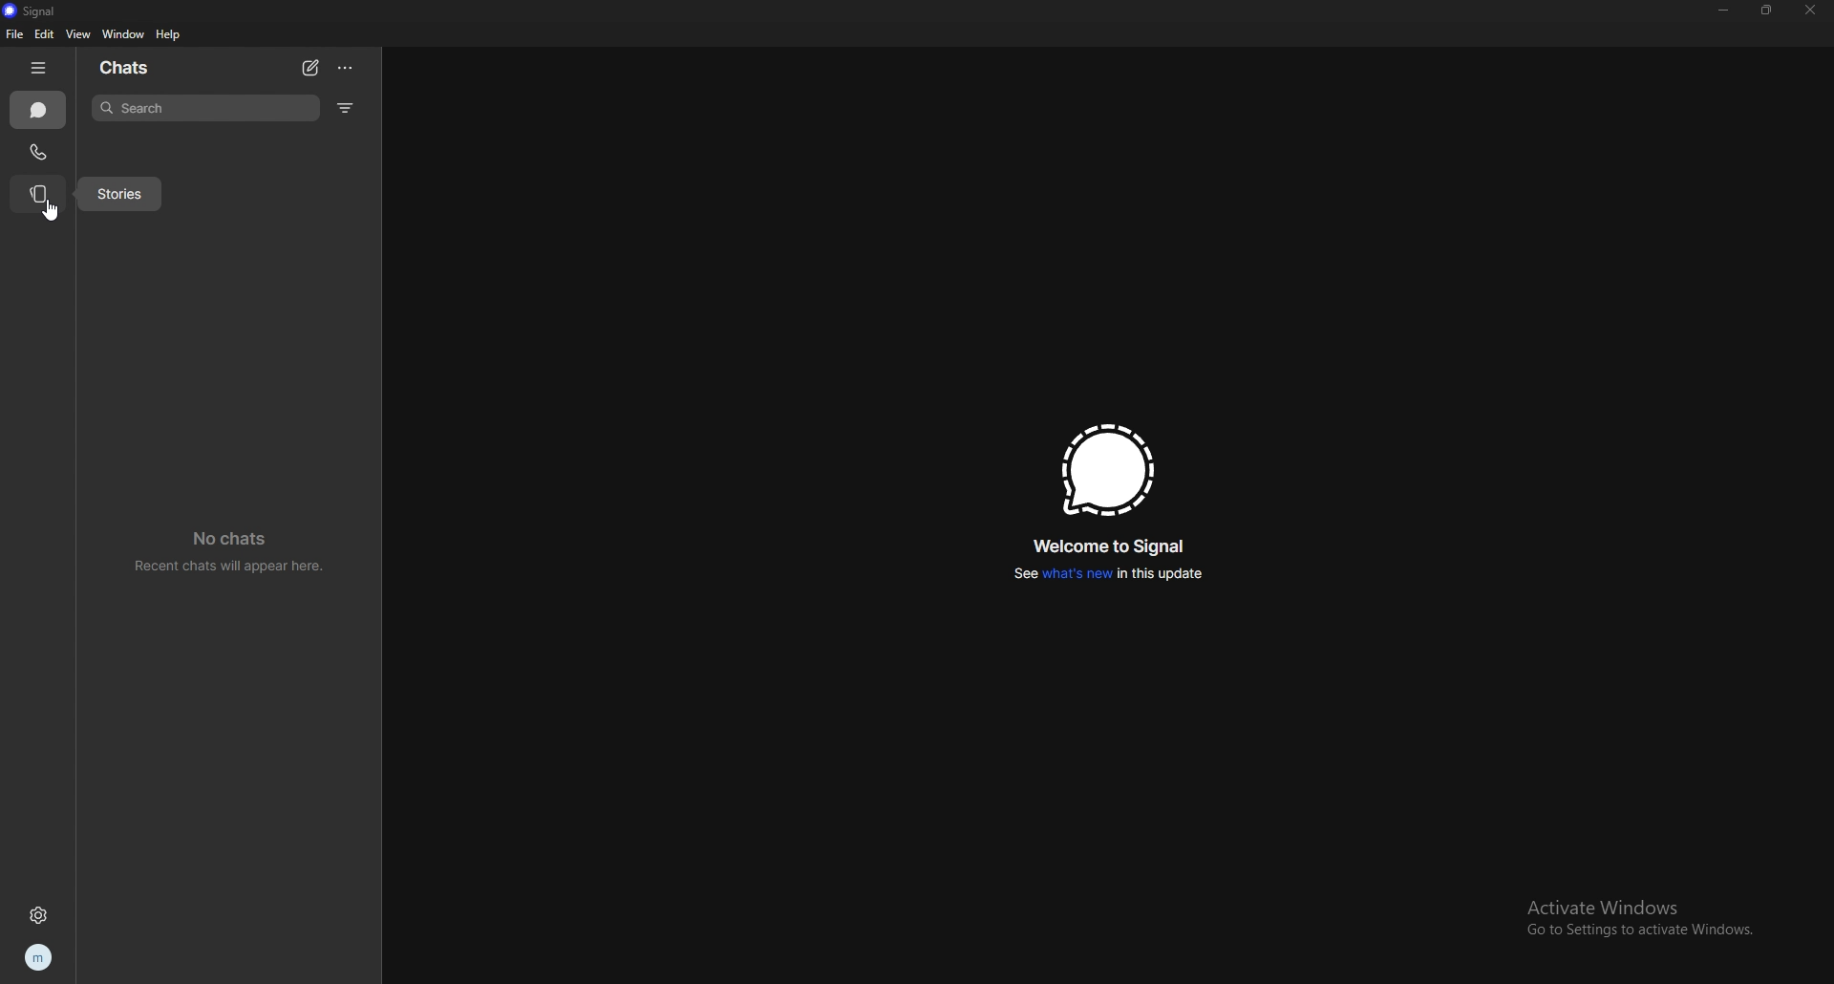 Image resolution: width=1834 pixels, height=984 pixels. Describe the element at coordinates (1108, 545) in the screenshot. I see `welcome to signal` at that location.